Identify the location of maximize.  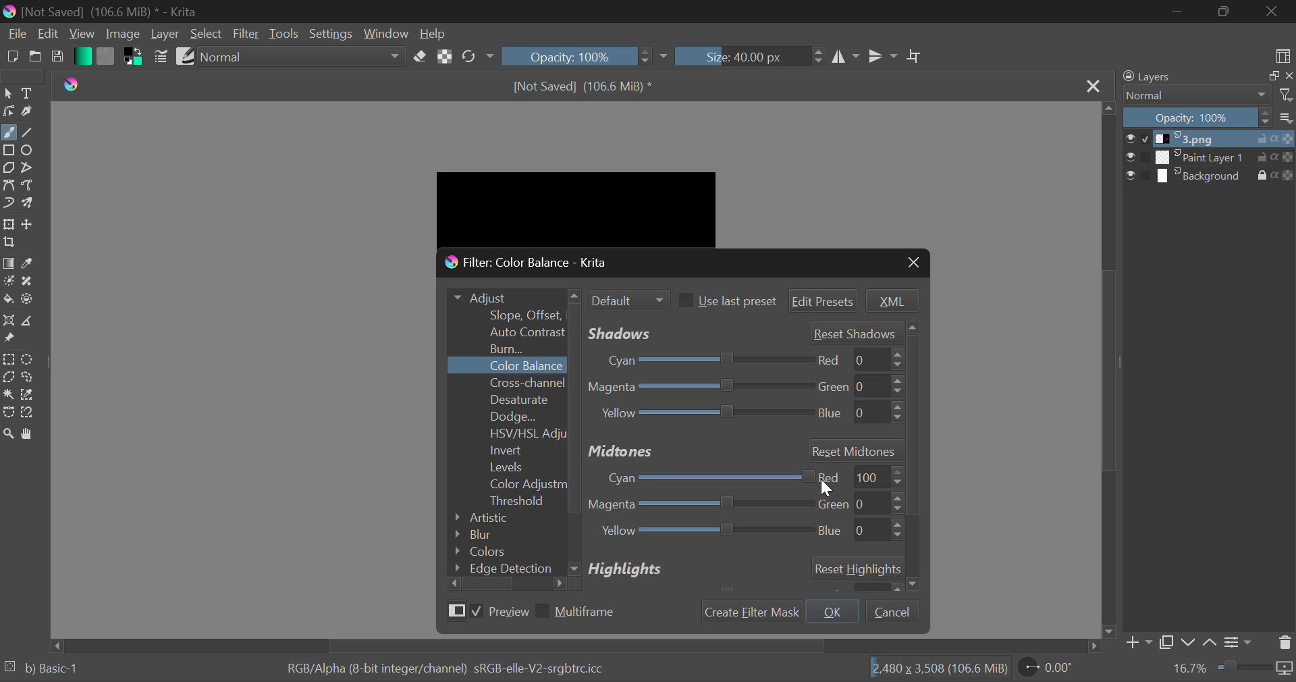
(1268, 77).